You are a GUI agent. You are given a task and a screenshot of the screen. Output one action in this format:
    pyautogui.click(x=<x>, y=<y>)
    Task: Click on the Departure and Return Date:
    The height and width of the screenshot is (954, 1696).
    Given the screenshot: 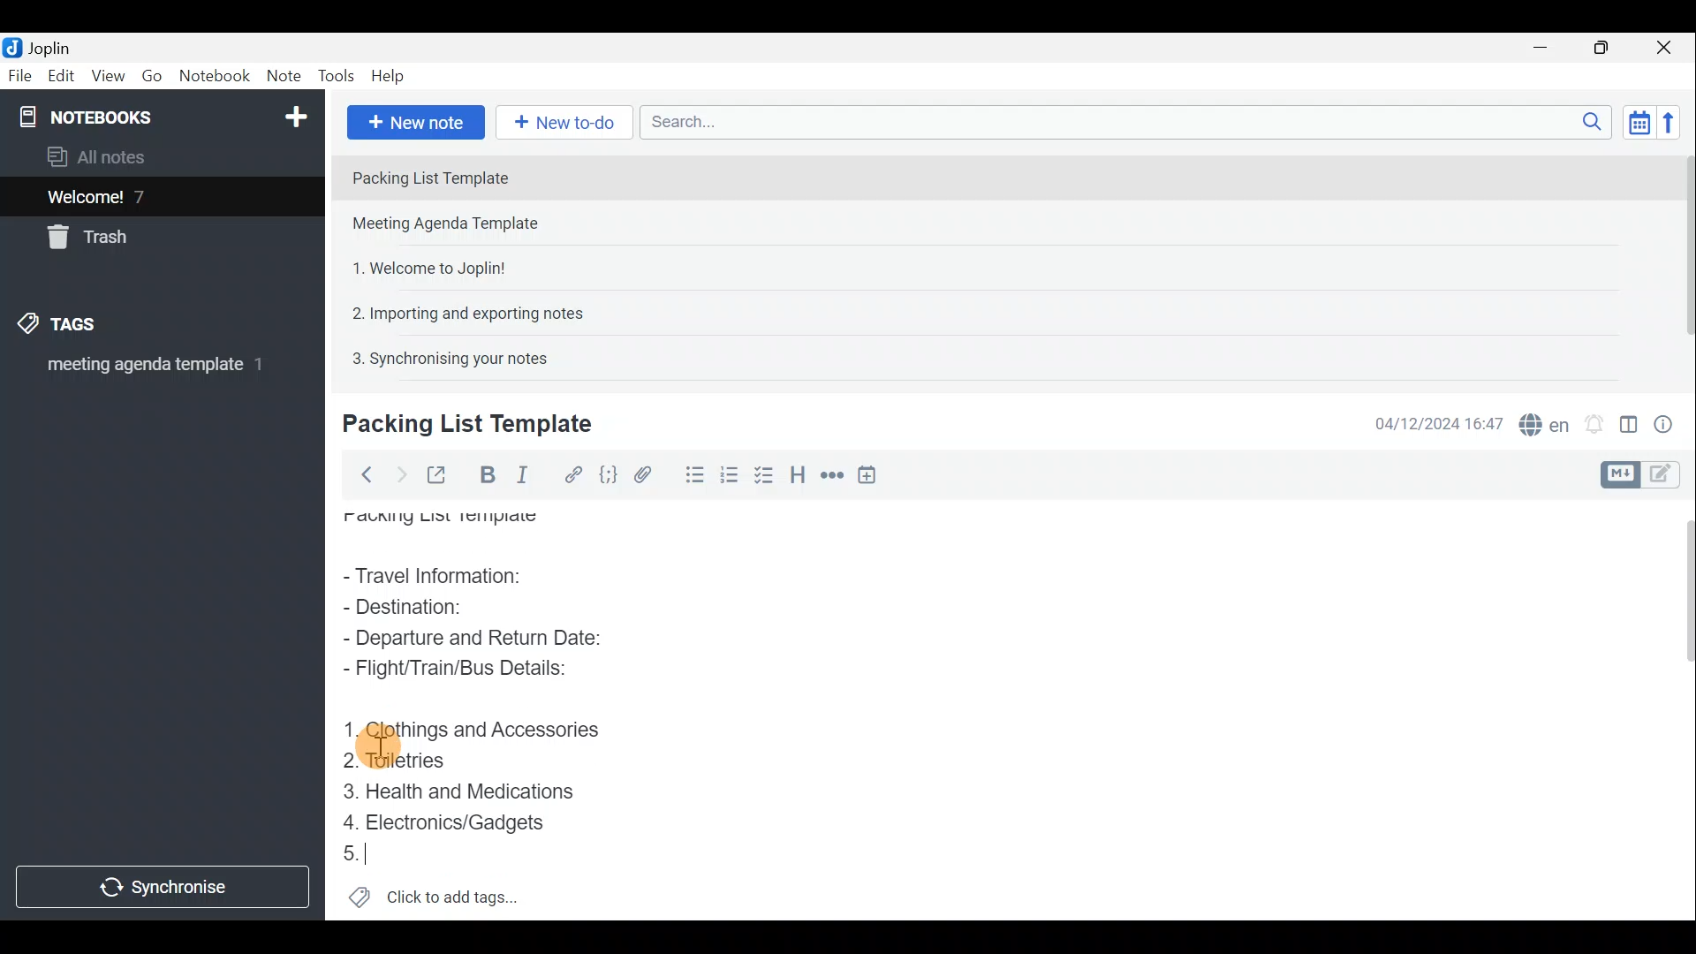 What is the action you would take?
    pyautogui.click(x=473, y=640)
    